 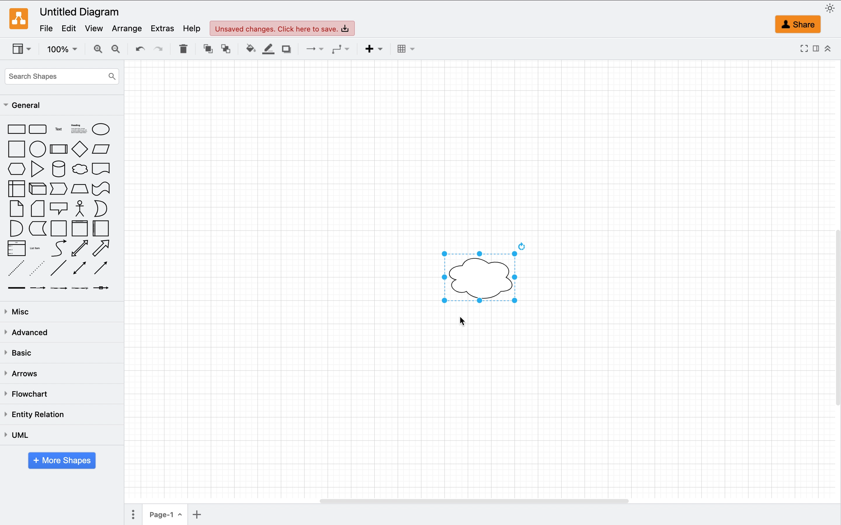 What do you see at coordinates (106, 249) in the screenshot?
I see `directional arrow` at bounding box center [106, 249].